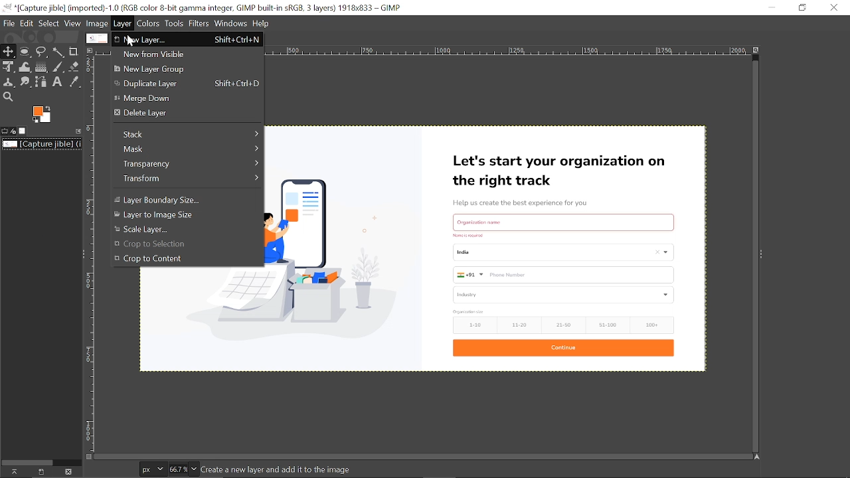 The height and width of the screenshot is (478, 850). What do you see at coordinates (5, 131) in the screenshot?
I see `Tool options` at bounding box center [5, 131].